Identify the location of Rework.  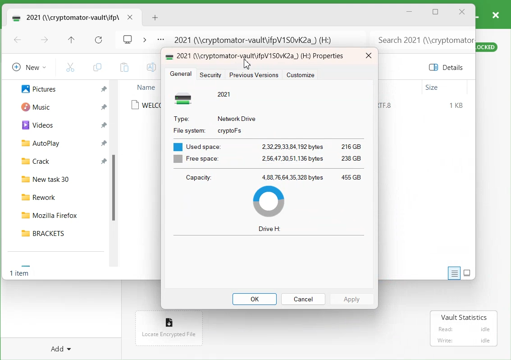
(59, 196).